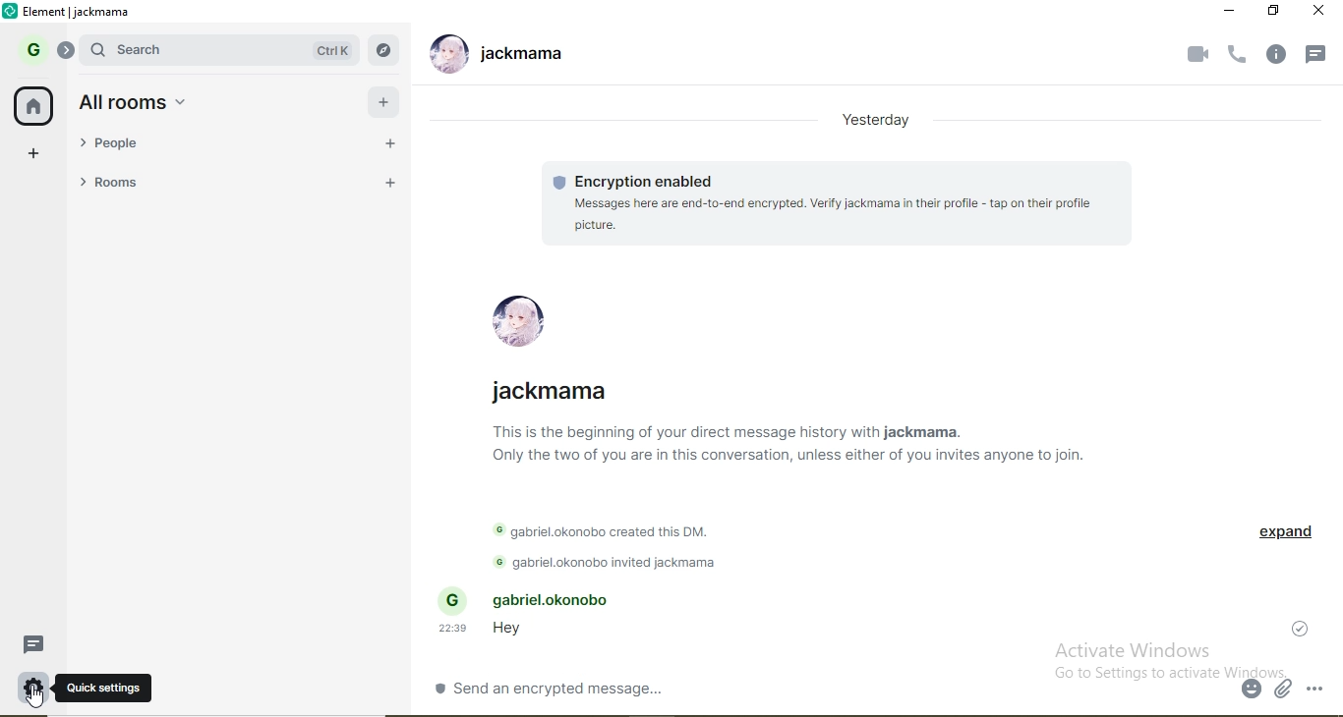 Image resolution: width=1343 pixels, height=717 pixels. What do you see at coordinates (12, 12) in the screenshot?
I see `logo` at bounding box center [12, 12].